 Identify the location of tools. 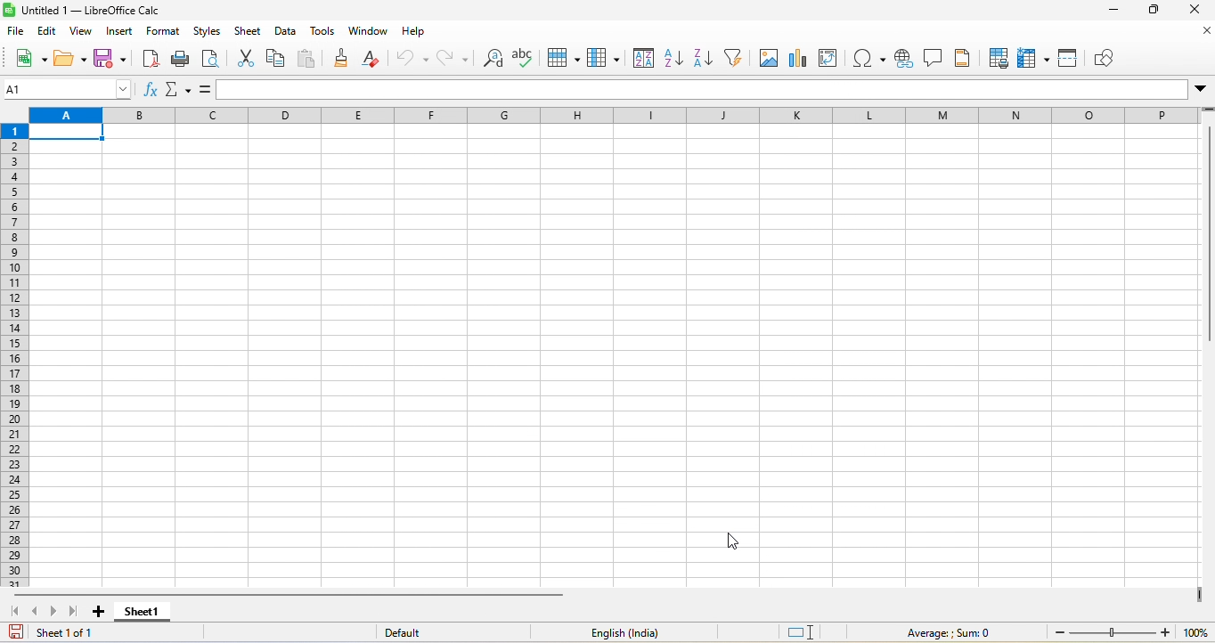
(320, 34).